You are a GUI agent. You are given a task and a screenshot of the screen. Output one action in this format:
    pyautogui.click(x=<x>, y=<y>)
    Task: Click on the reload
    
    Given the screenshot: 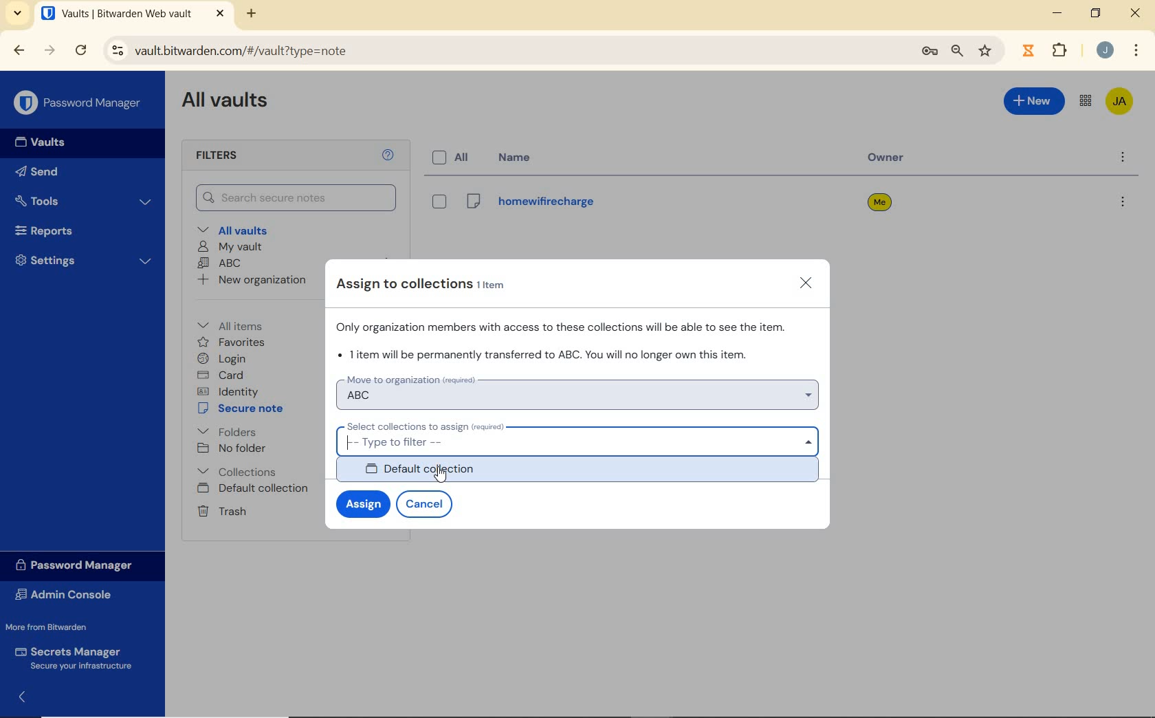 What is the action you would take?
    pyautogui.click(x=80, y=51)
    